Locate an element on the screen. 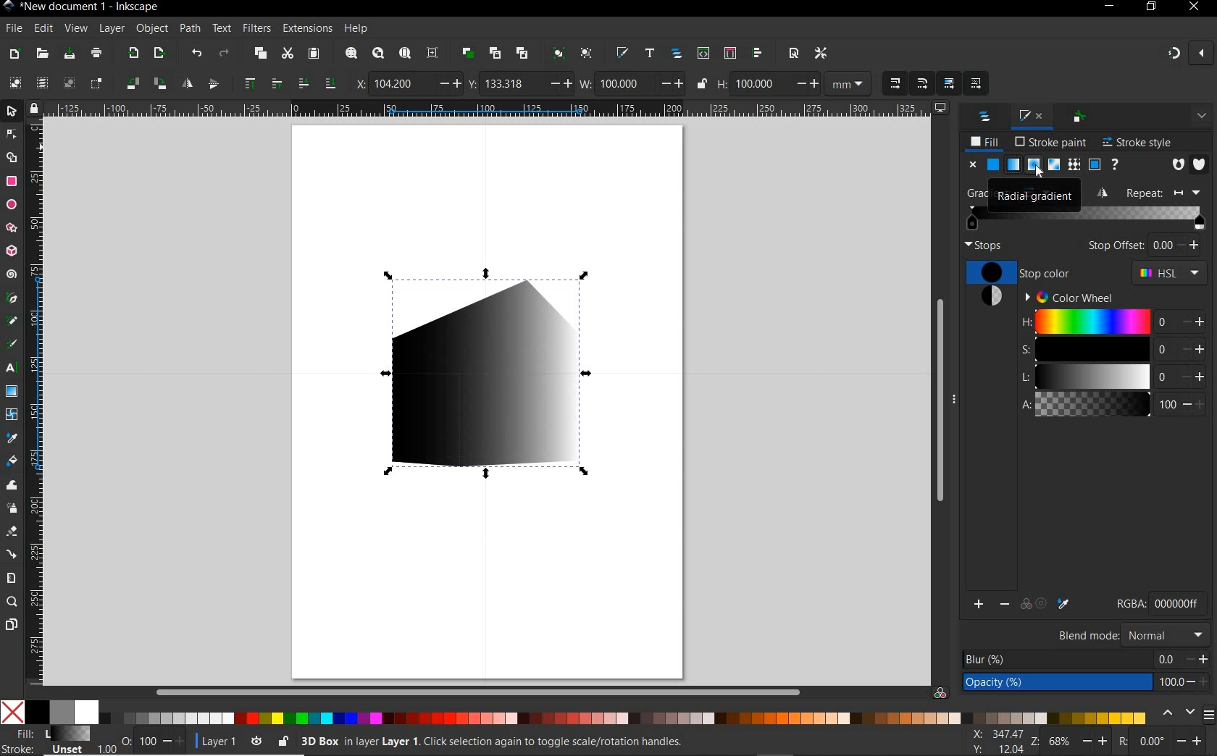 The height and width of the screenshot is (756, 1217). WHENSCALING OBJECTS is located at coordinates (922, 83).